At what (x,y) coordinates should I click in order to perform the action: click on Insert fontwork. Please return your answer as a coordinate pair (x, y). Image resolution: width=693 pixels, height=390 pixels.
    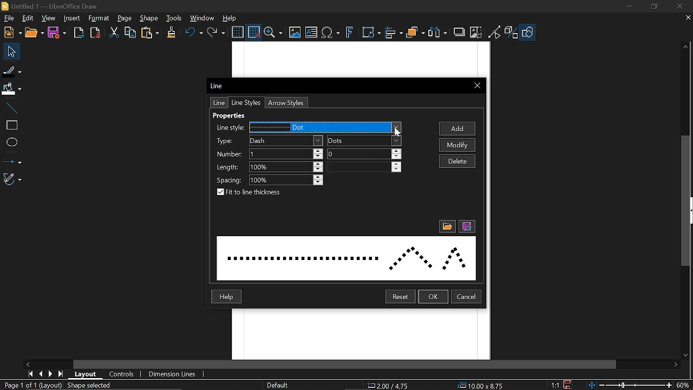
    Looking at the image, I should click on (350, 33).